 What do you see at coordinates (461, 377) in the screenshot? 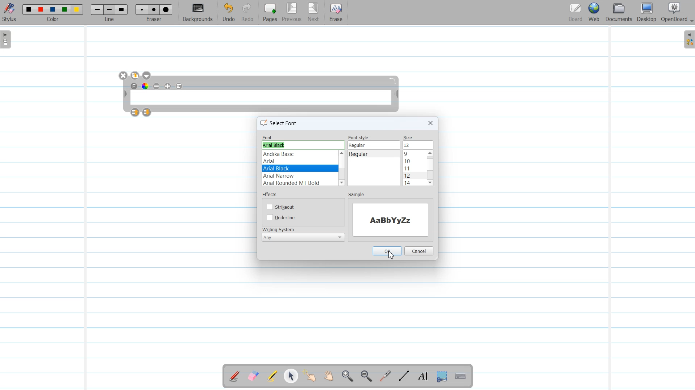
I see `Display virtual Keyboard` at bounding box center [461, 377].